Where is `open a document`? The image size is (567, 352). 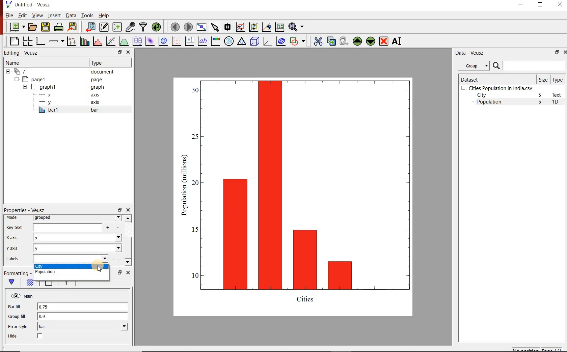
open a document is located at coordinates (32, 27).